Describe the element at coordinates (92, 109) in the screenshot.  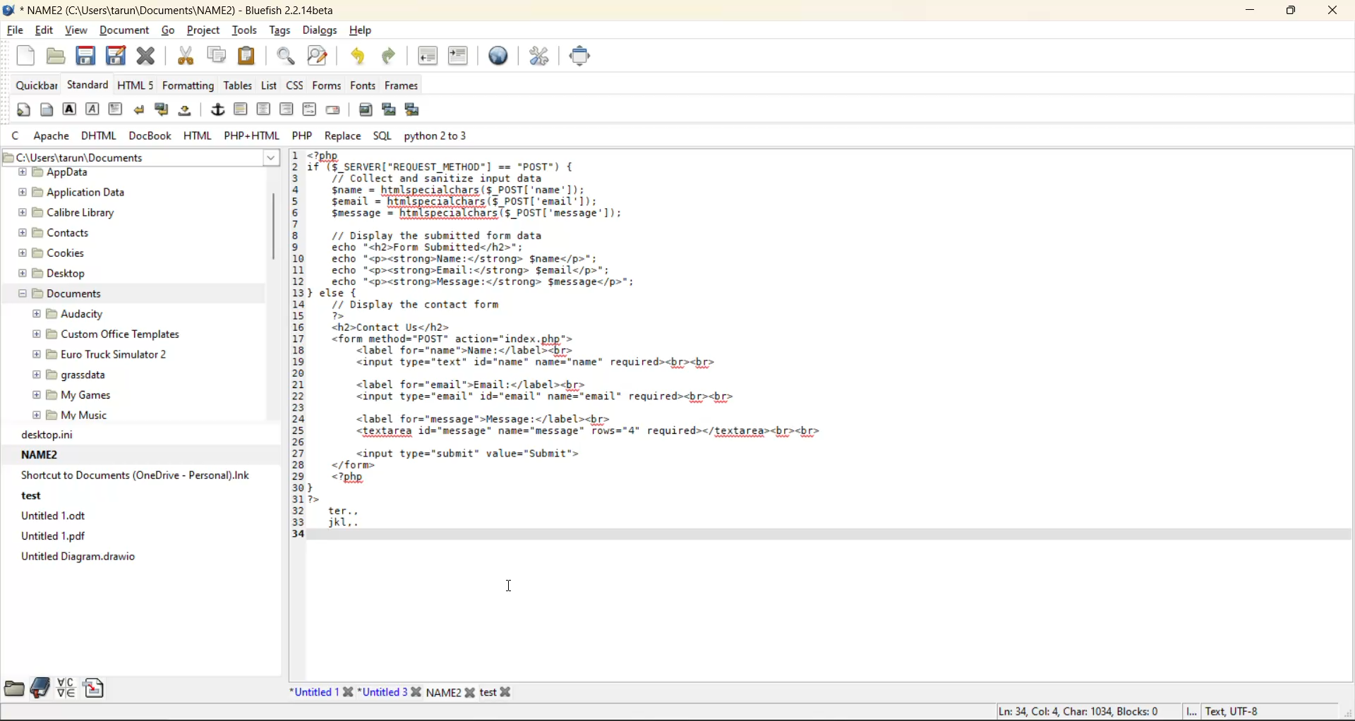
I see `emphasis` at that location.